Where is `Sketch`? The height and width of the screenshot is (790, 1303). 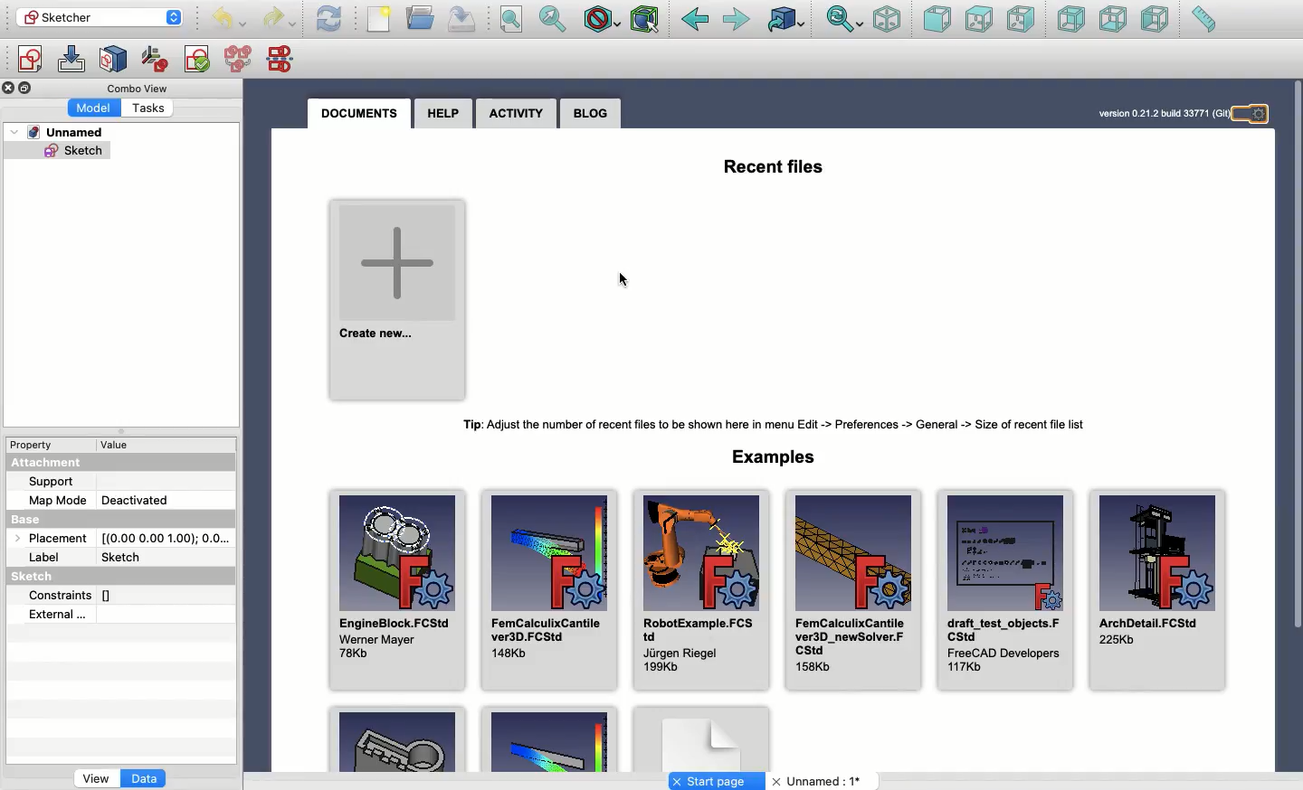 Sketch is located at coordinates (54, 577).